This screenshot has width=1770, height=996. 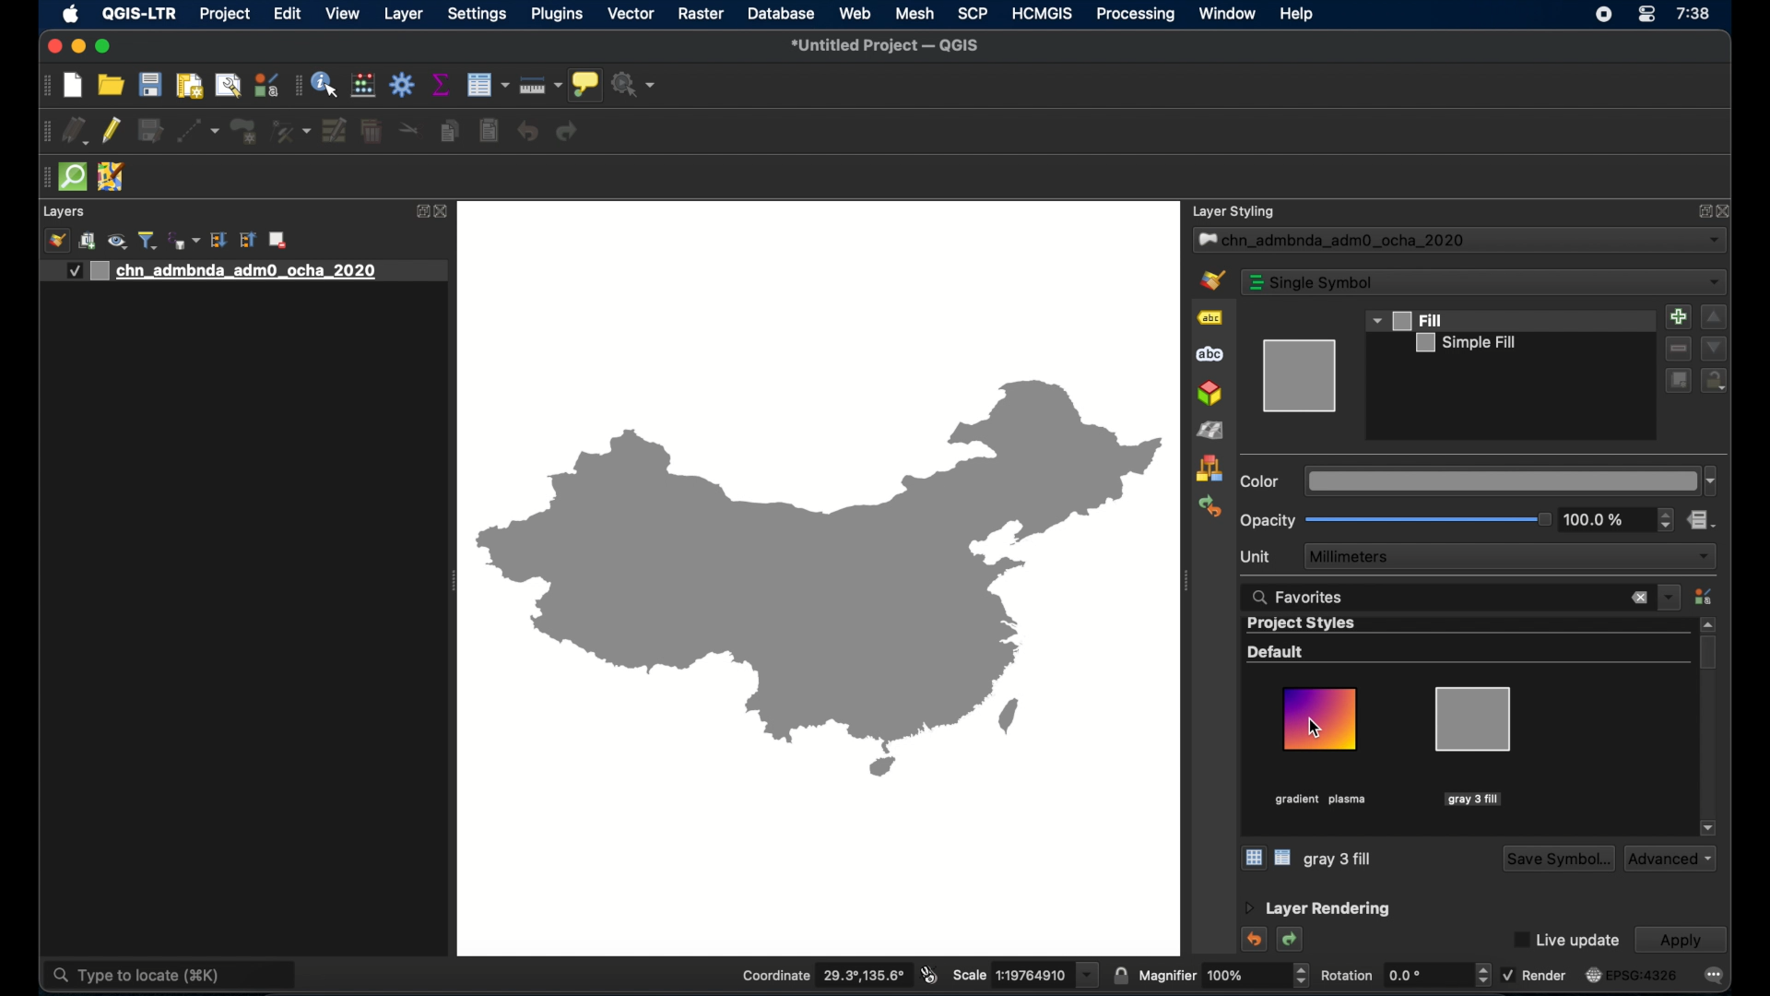 What do you see at coordinates (1703, 596) in the screenshot?
I see `style manager` at bounding box center [1703, 596].